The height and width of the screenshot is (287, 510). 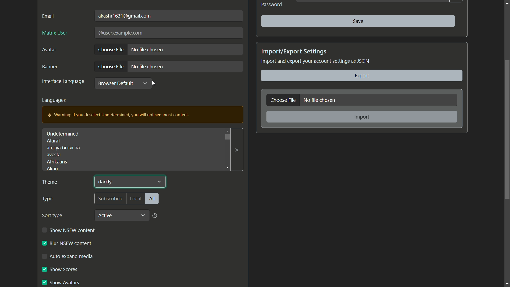 What do you see at coordinates (154, 83) in the screenshot?
I see `cursor` at bounding box center [154, 83].